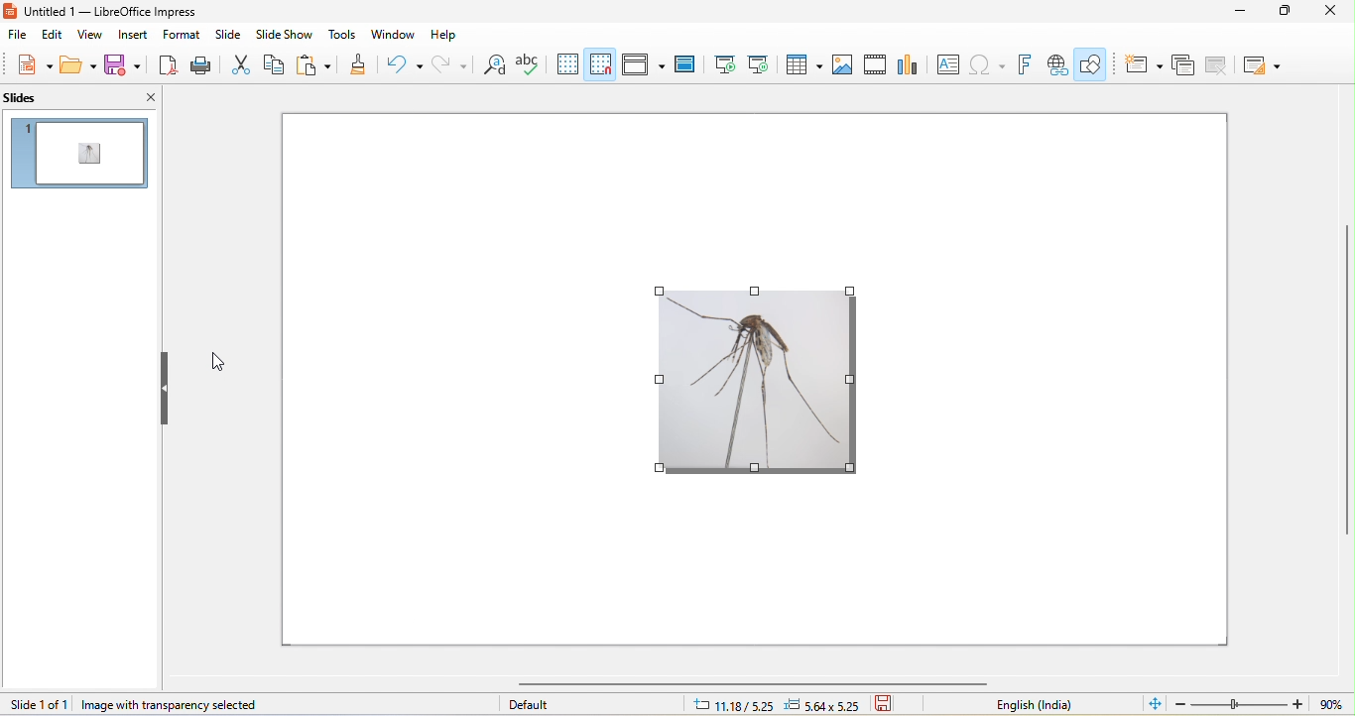 This screenshot has width=1355, height=716. What do you see at coordinates (80, 154) in the screenshot?
I see `slide preview in slide pane` at bounding box center [80, 154].